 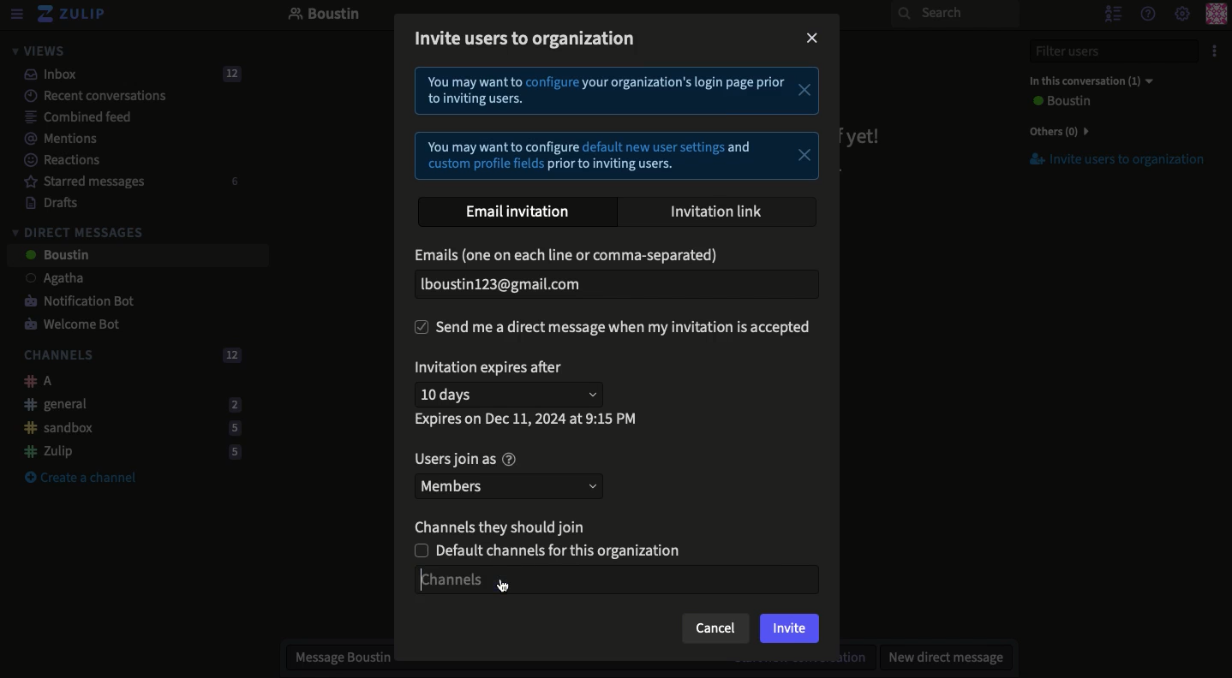 What do you see at coordinates (59, 162) in the screenshot?
I see `Reactions` at bounding box center [59, 162].